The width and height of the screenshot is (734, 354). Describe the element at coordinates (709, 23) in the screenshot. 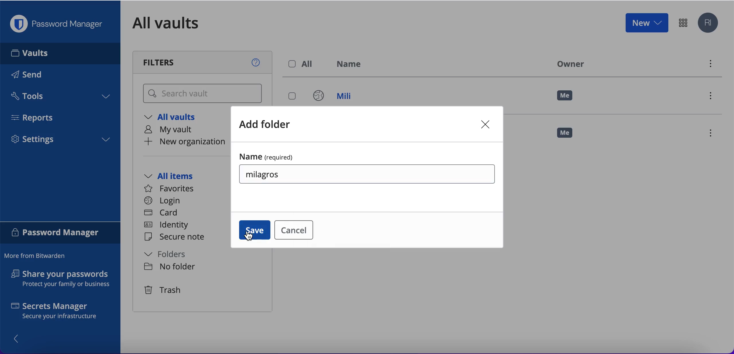

I see `account` at that location.